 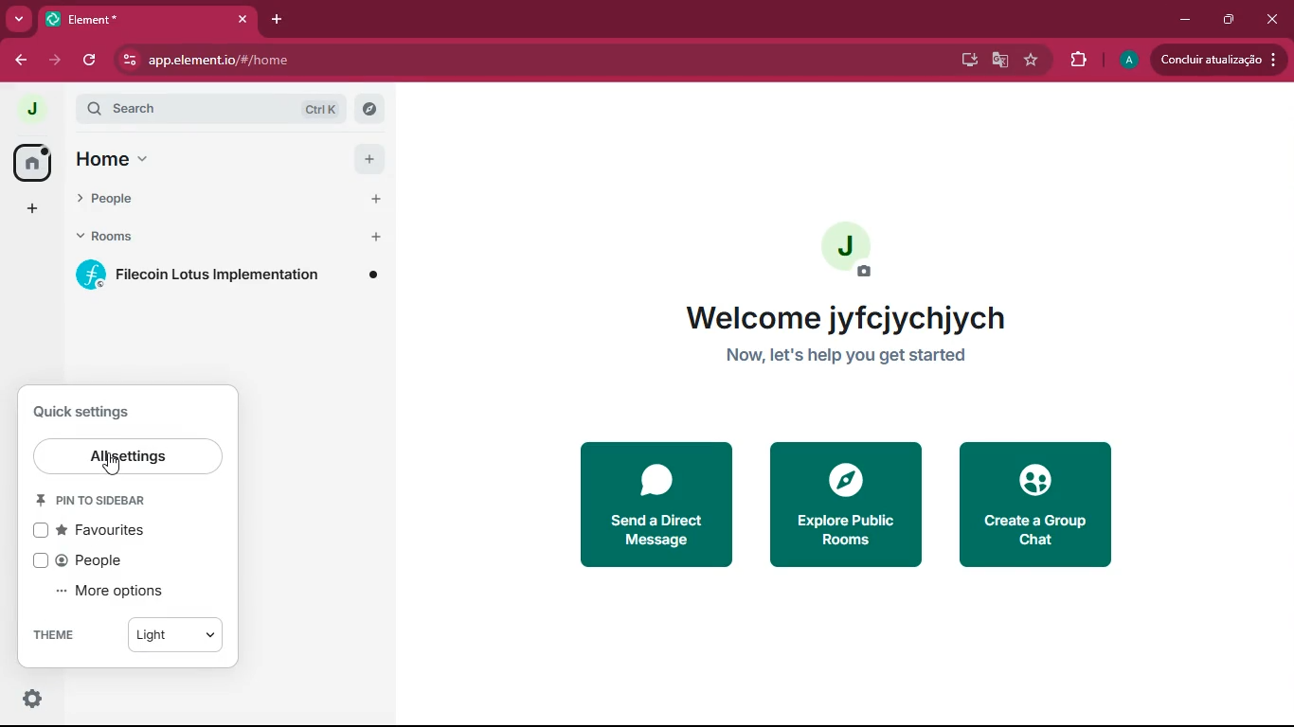 What do you see at coordinates (847, 503) in the screenshot?
I see `explore public rooms` at bounding box center [847, 503].